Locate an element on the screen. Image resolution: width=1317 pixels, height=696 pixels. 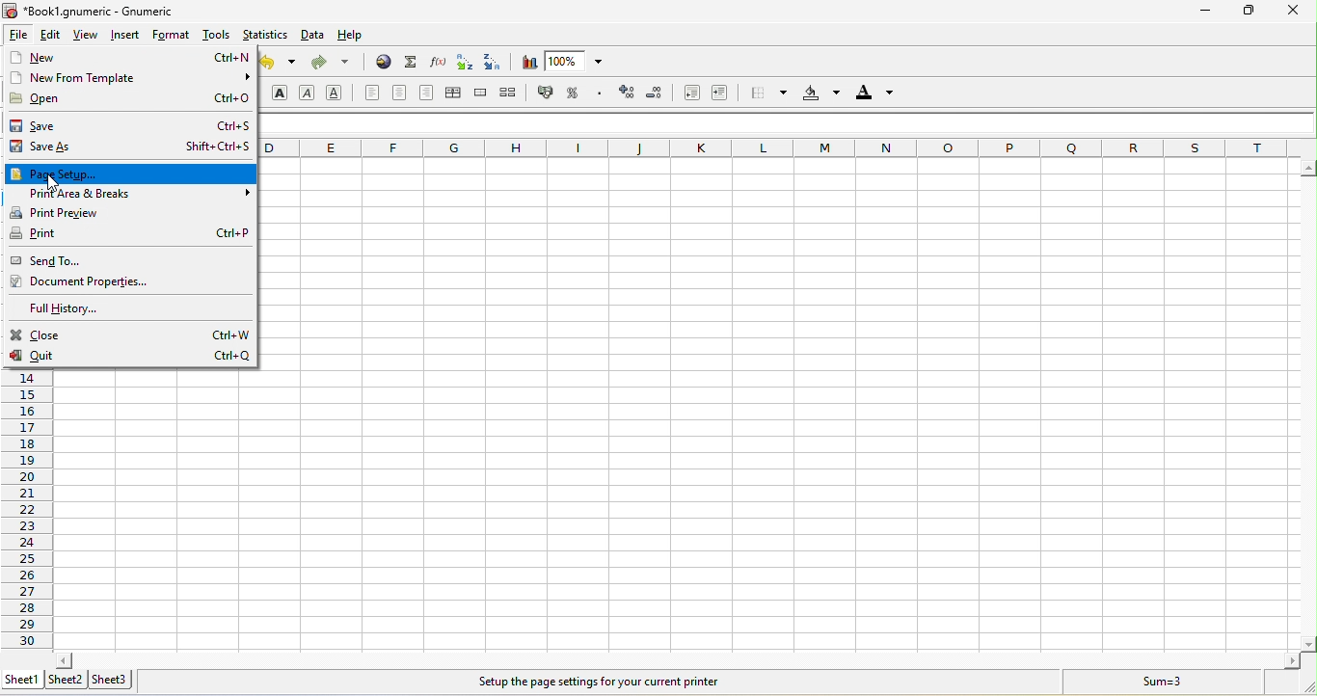
save as is located at coordinates (132, 148).